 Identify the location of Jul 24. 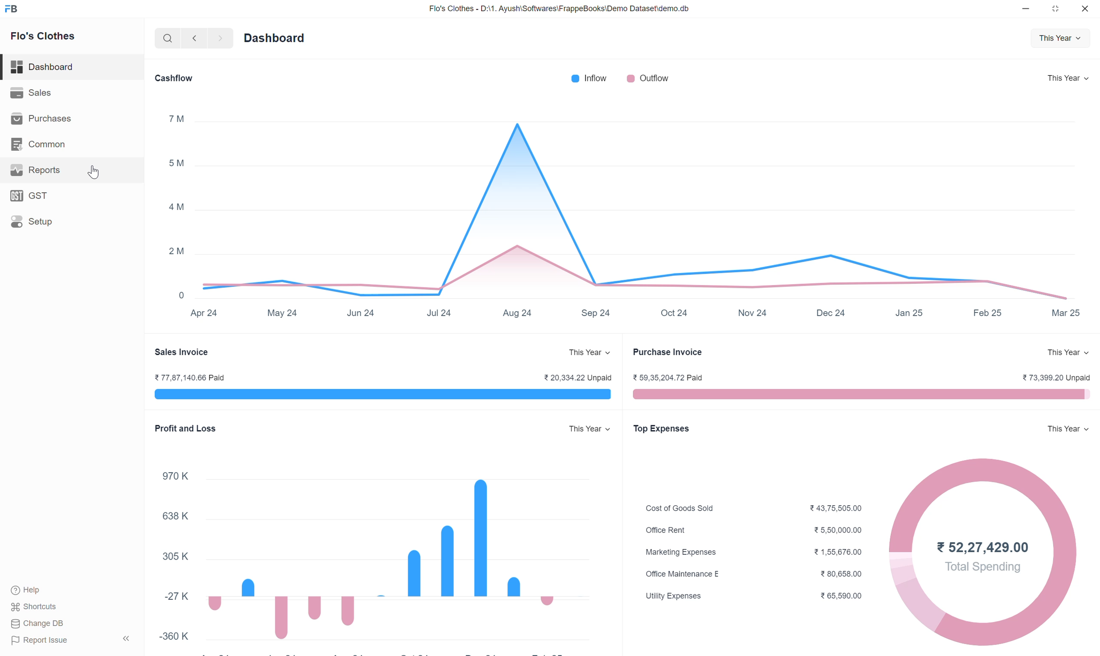
(438, 313).